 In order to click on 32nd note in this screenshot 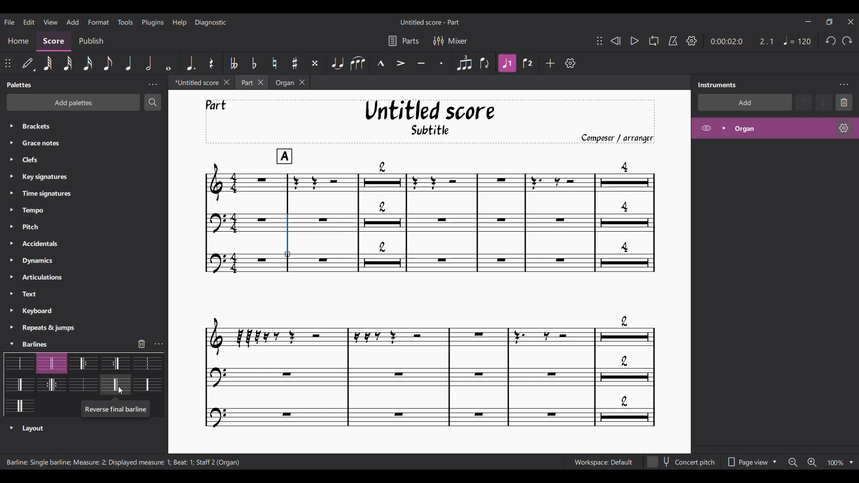, I will do `click(68, 64)`.